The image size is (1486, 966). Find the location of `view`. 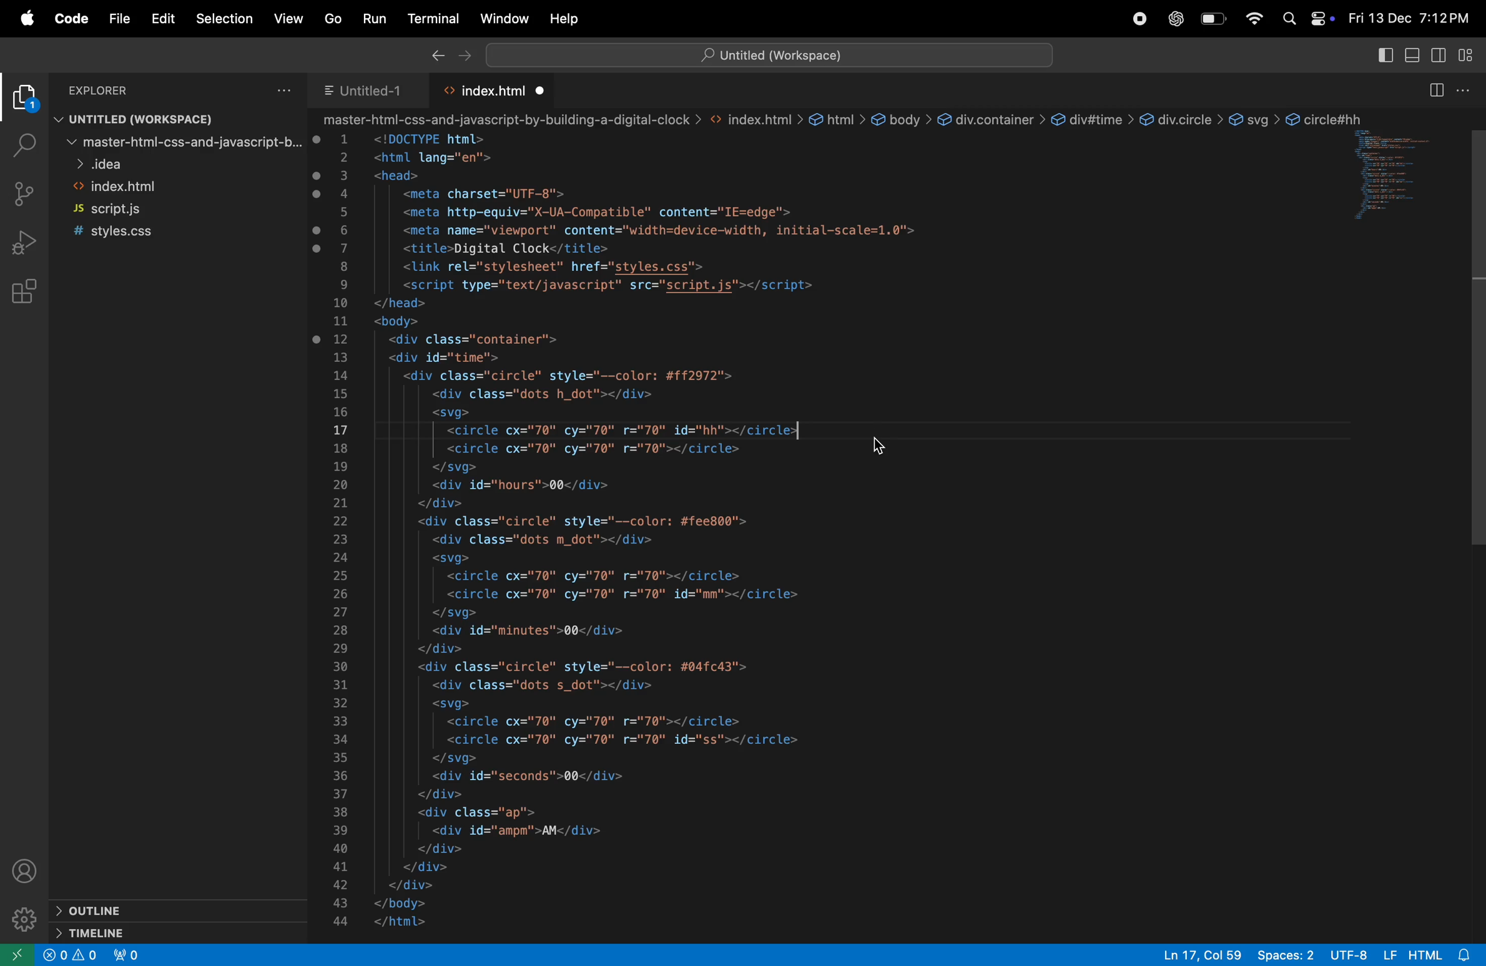

view is located at coordinates (291, 18).